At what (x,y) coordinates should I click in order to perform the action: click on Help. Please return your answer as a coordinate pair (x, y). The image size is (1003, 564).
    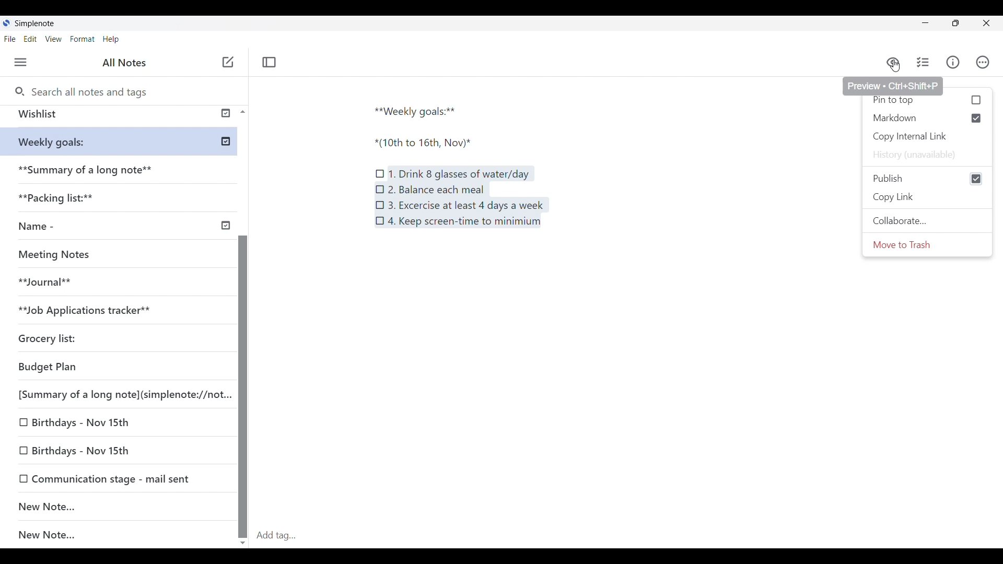
    Looking at the image, I should click on (112, 40).